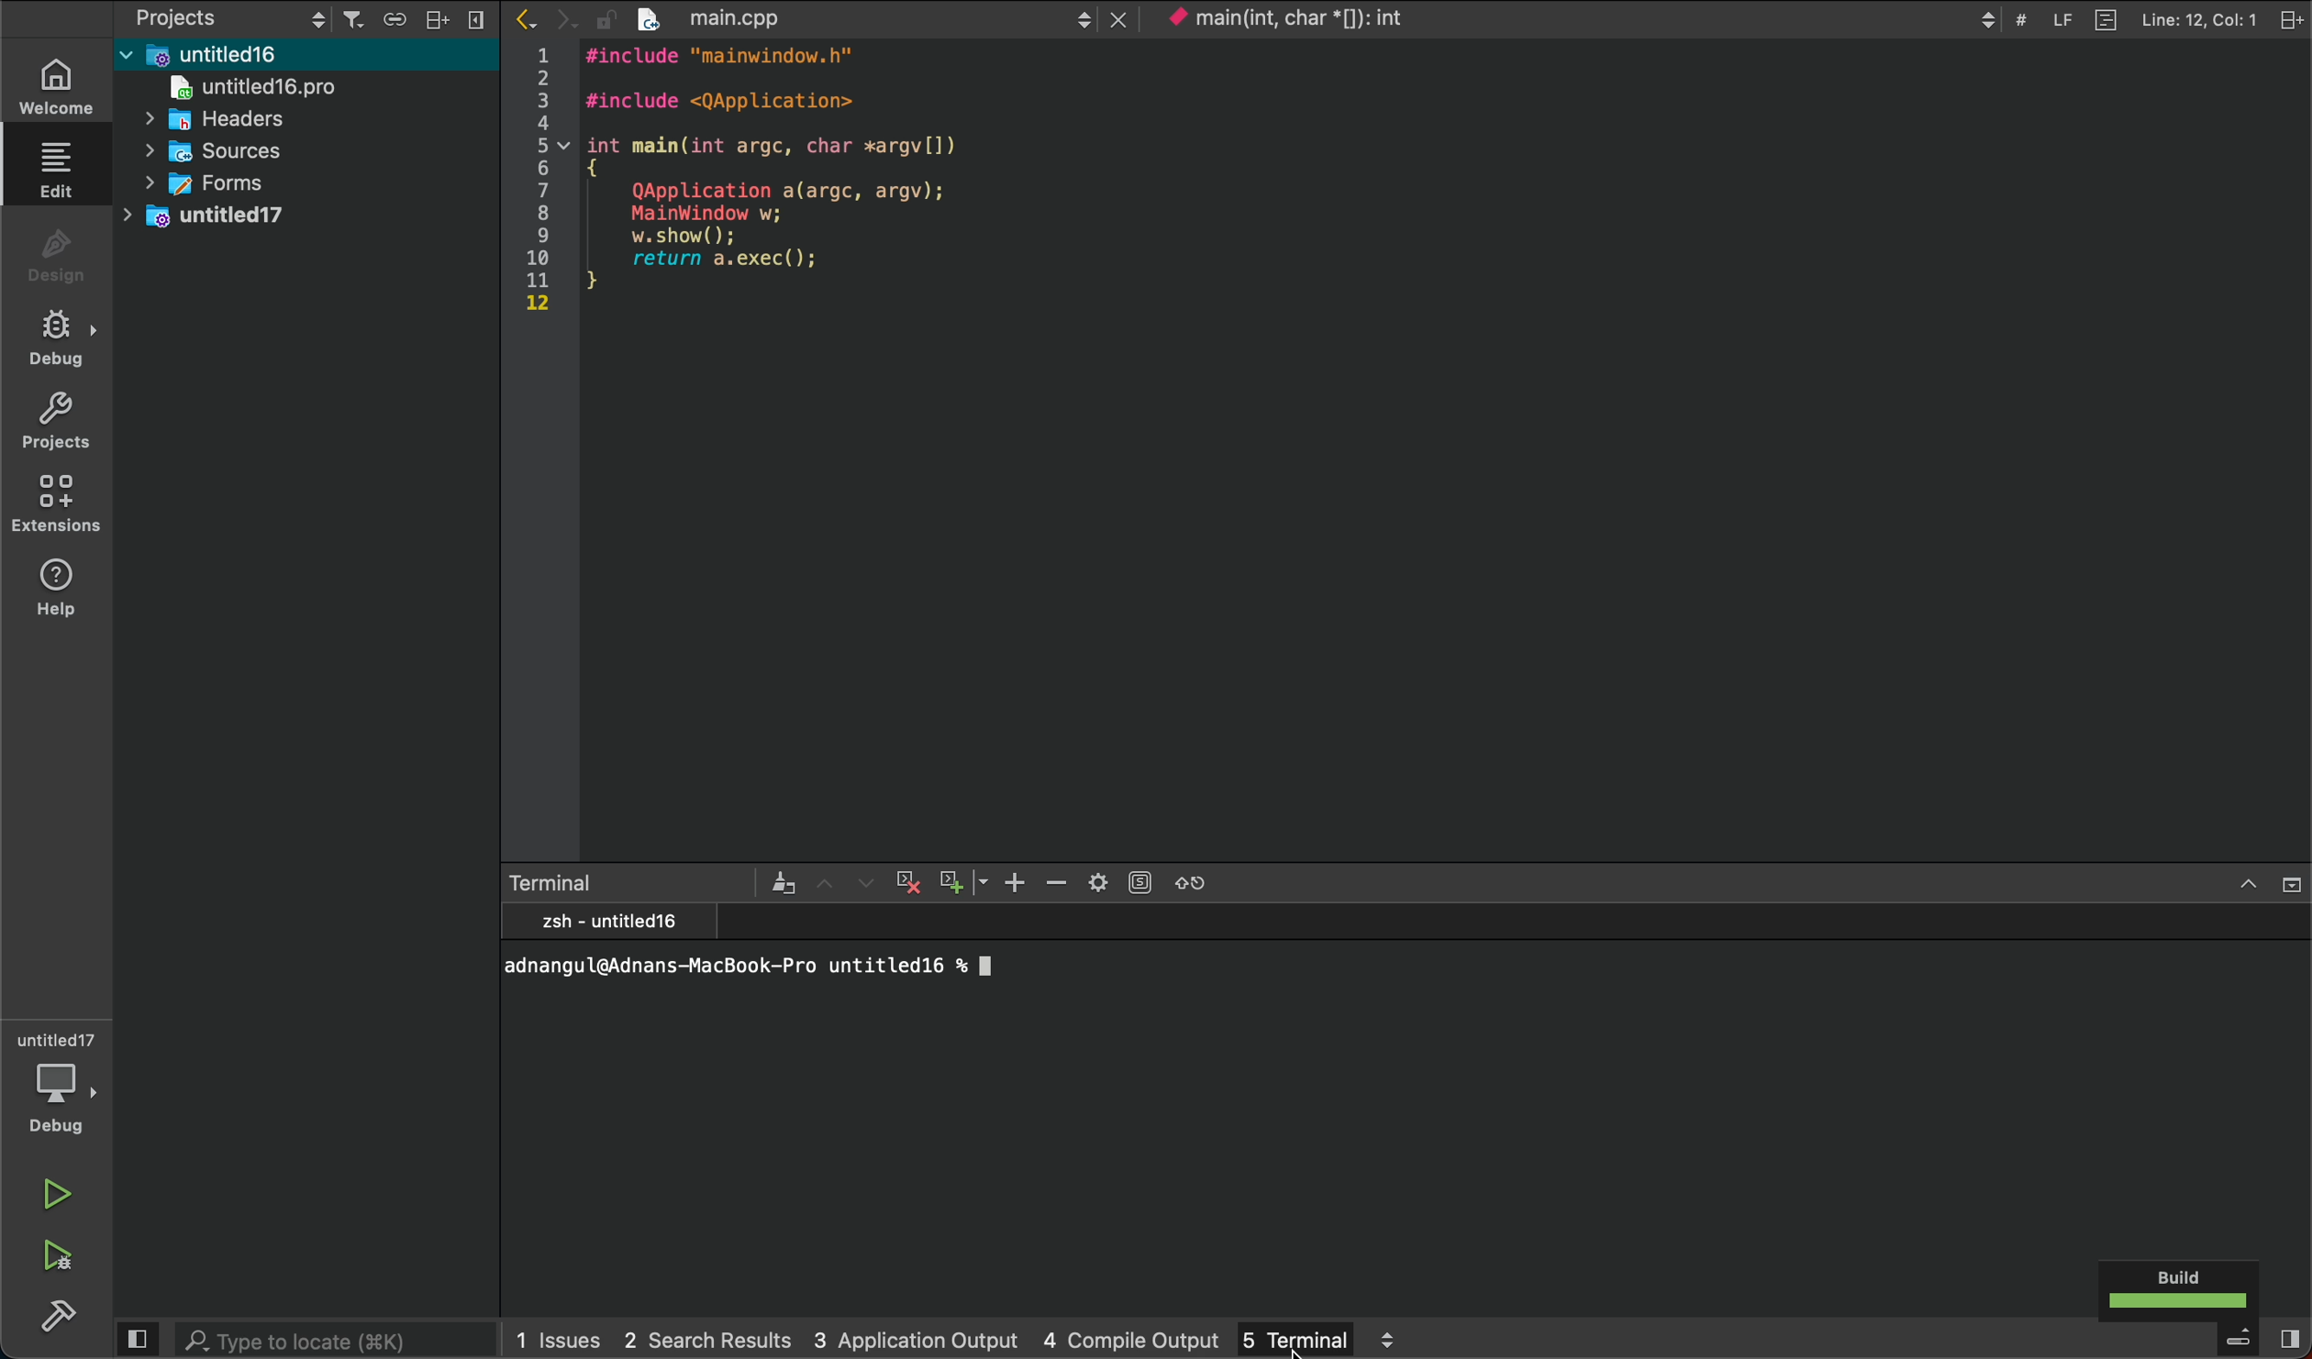 The width and height of the screenshot is (2312, 1359). What do you see at coordinates (1062, 883) in the screenshot?
I see `zoom out` at bounding box center [1062, 883].